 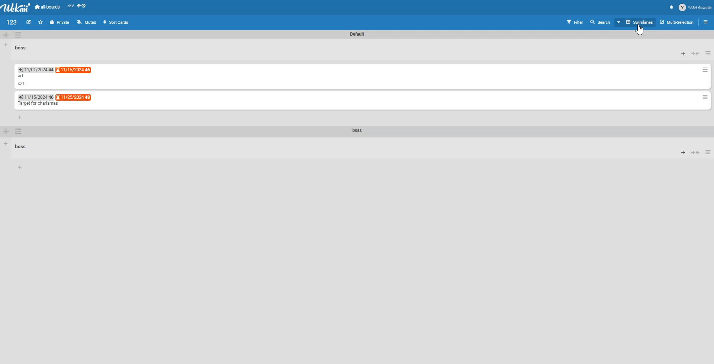 I want to click on Sort Cards, so click(x=117, y=22).